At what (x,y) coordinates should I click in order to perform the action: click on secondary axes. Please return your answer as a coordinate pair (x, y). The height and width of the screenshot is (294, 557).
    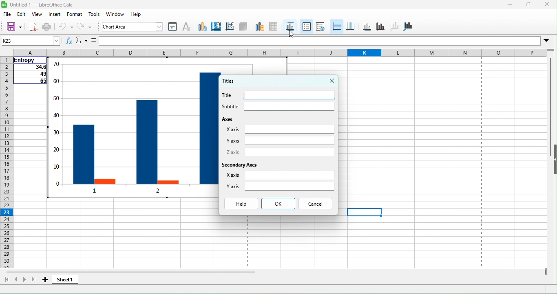
    Looking at the image, I should click on (252, 164).